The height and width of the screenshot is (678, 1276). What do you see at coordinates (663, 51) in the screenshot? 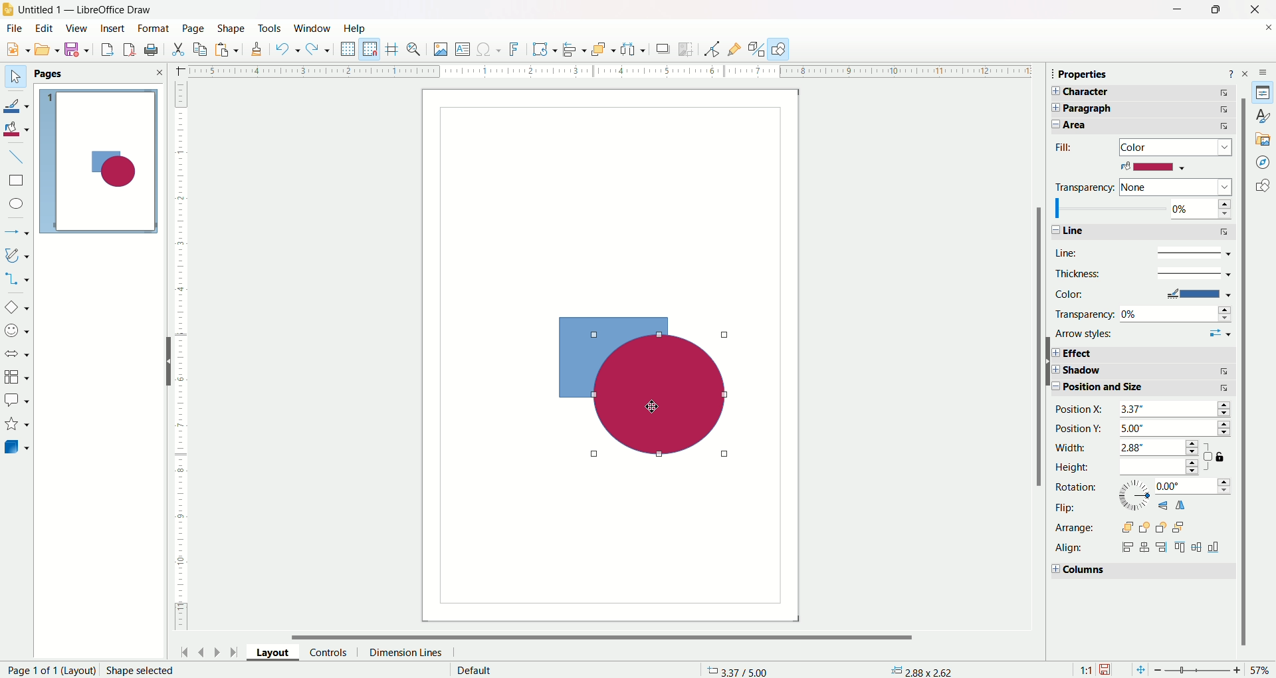
I see `shadow` at bounding box center [663, 51].